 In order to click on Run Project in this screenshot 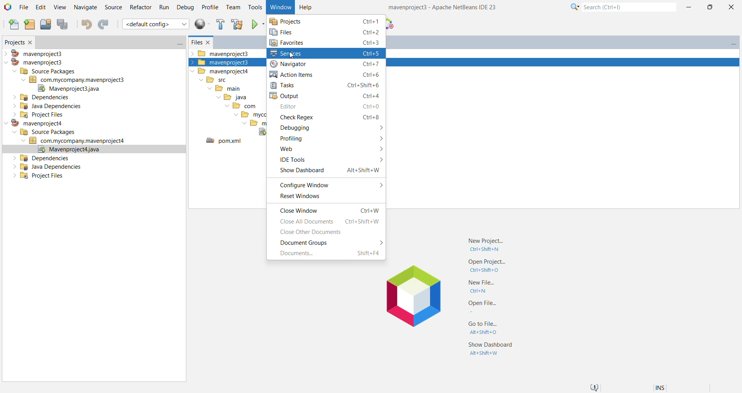, I will do `click(258, 25)`.